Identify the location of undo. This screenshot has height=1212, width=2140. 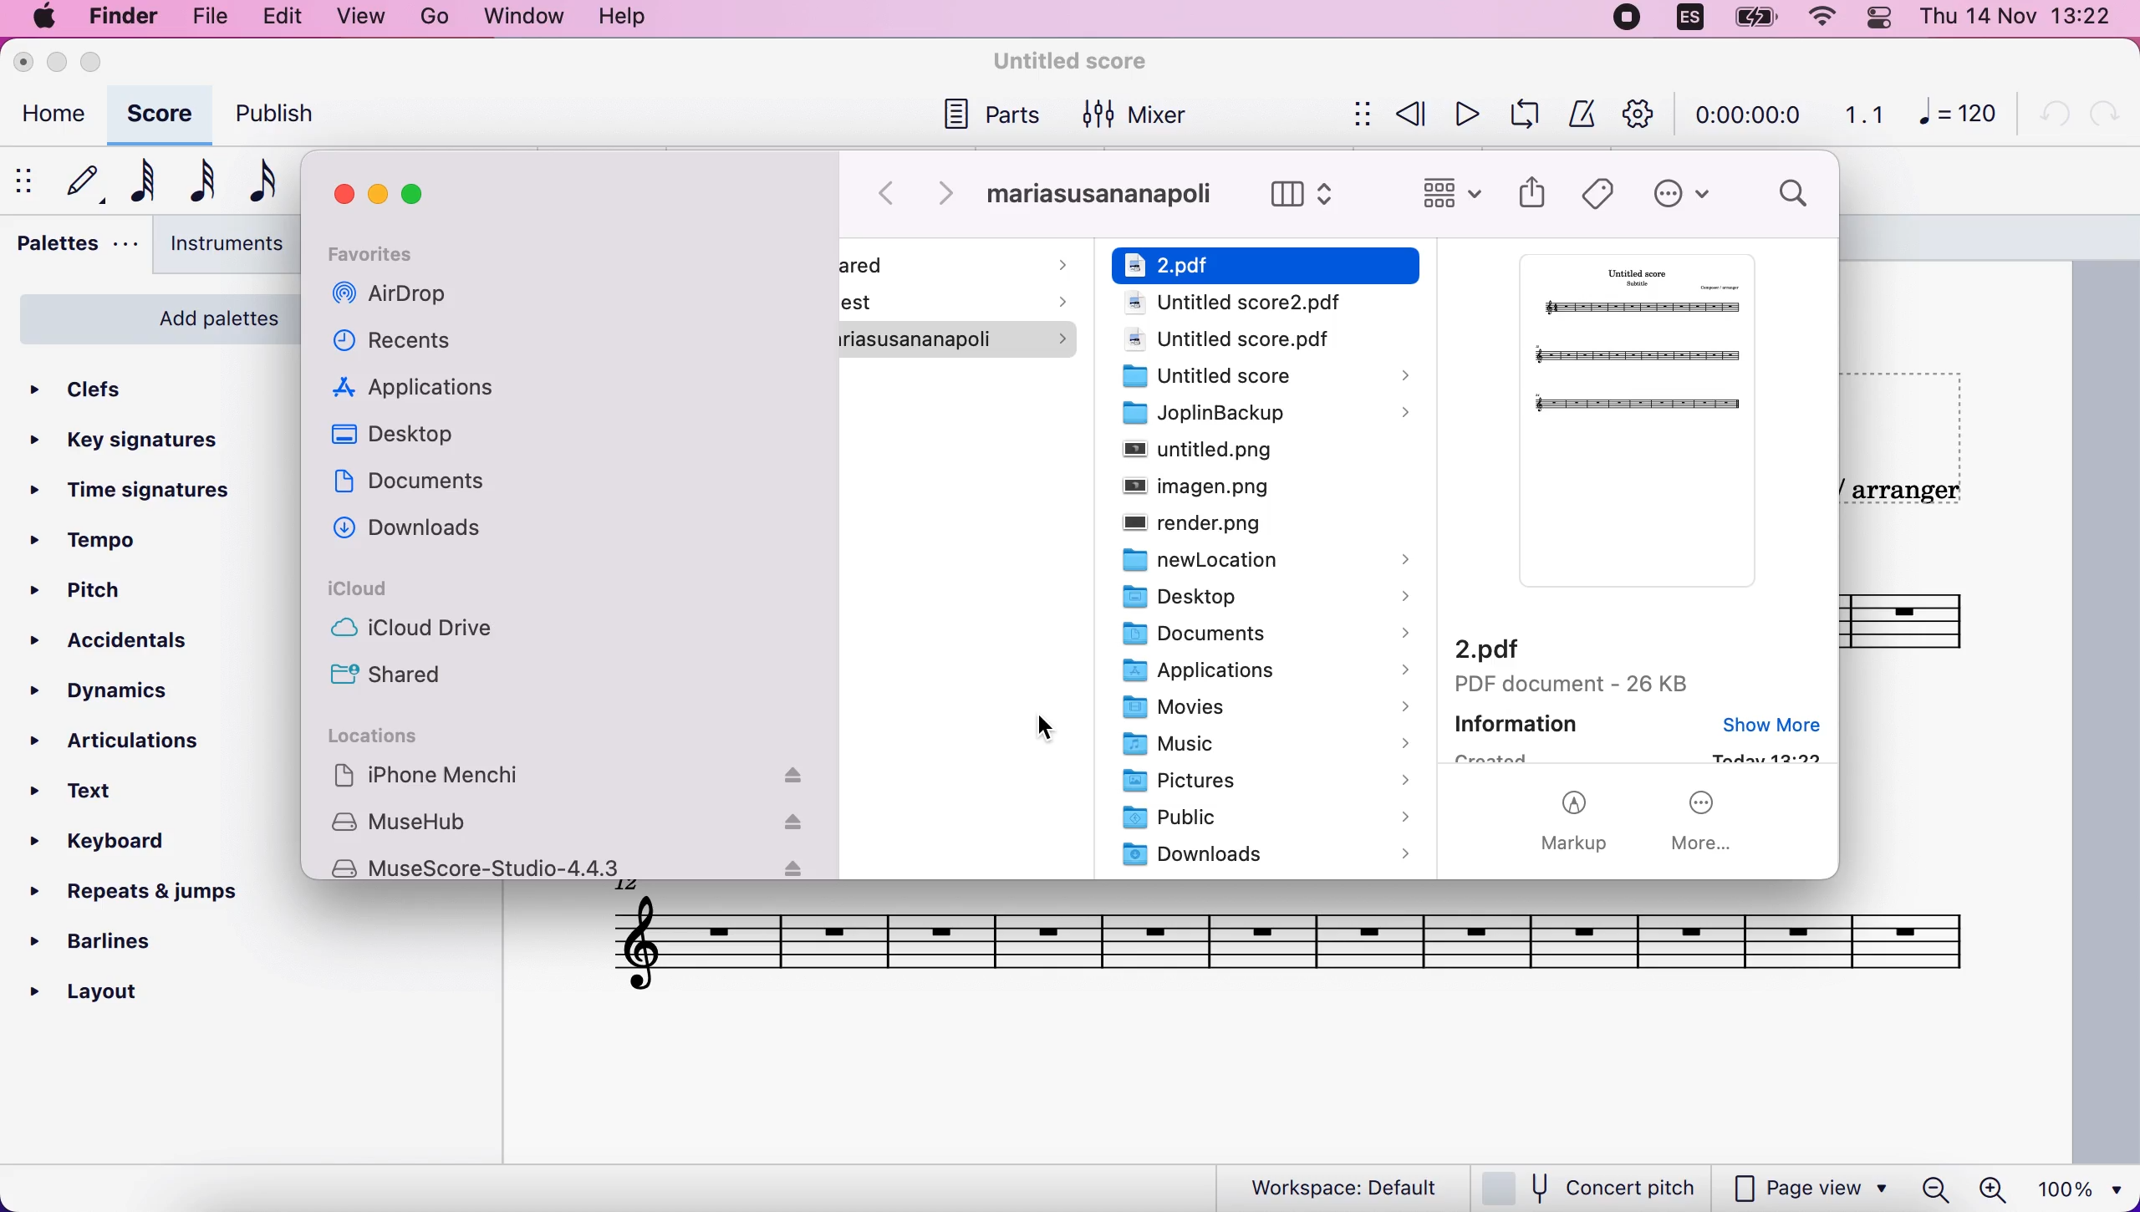
(2055, 117).